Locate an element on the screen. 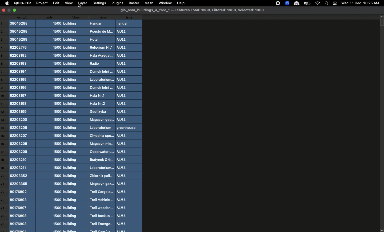  Help is located at coordinates (181, 3).